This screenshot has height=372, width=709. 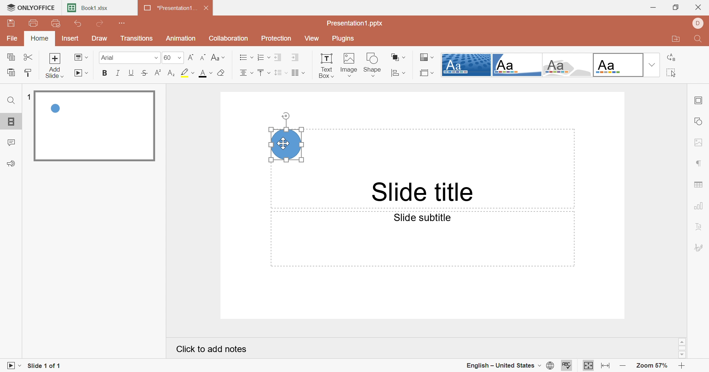 I want to click on Strikethrough, so click(x=145, y=72).